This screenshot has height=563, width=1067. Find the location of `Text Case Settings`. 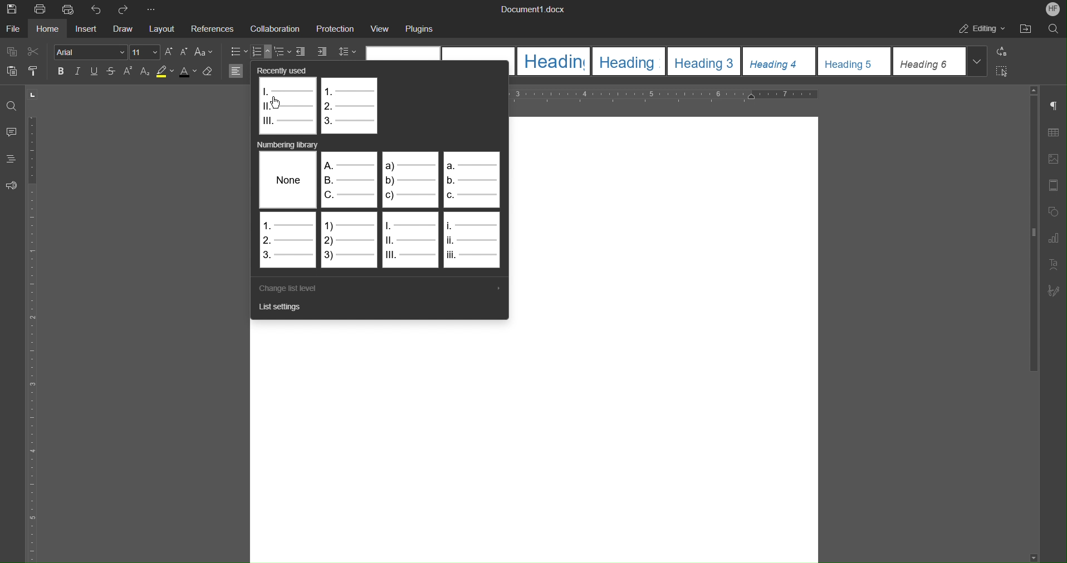

Text Case Settings is located at coordinates (205, 52).